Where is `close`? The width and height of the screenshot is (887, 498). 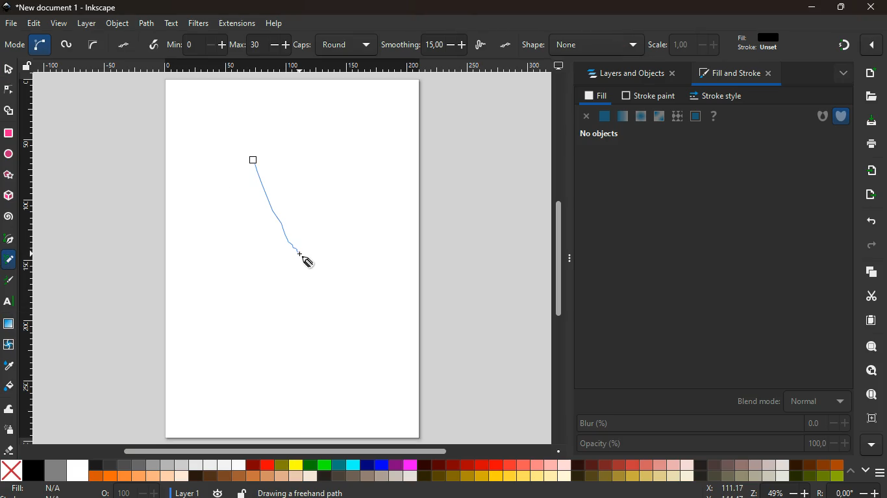 close is located at coordinates (870, 8).